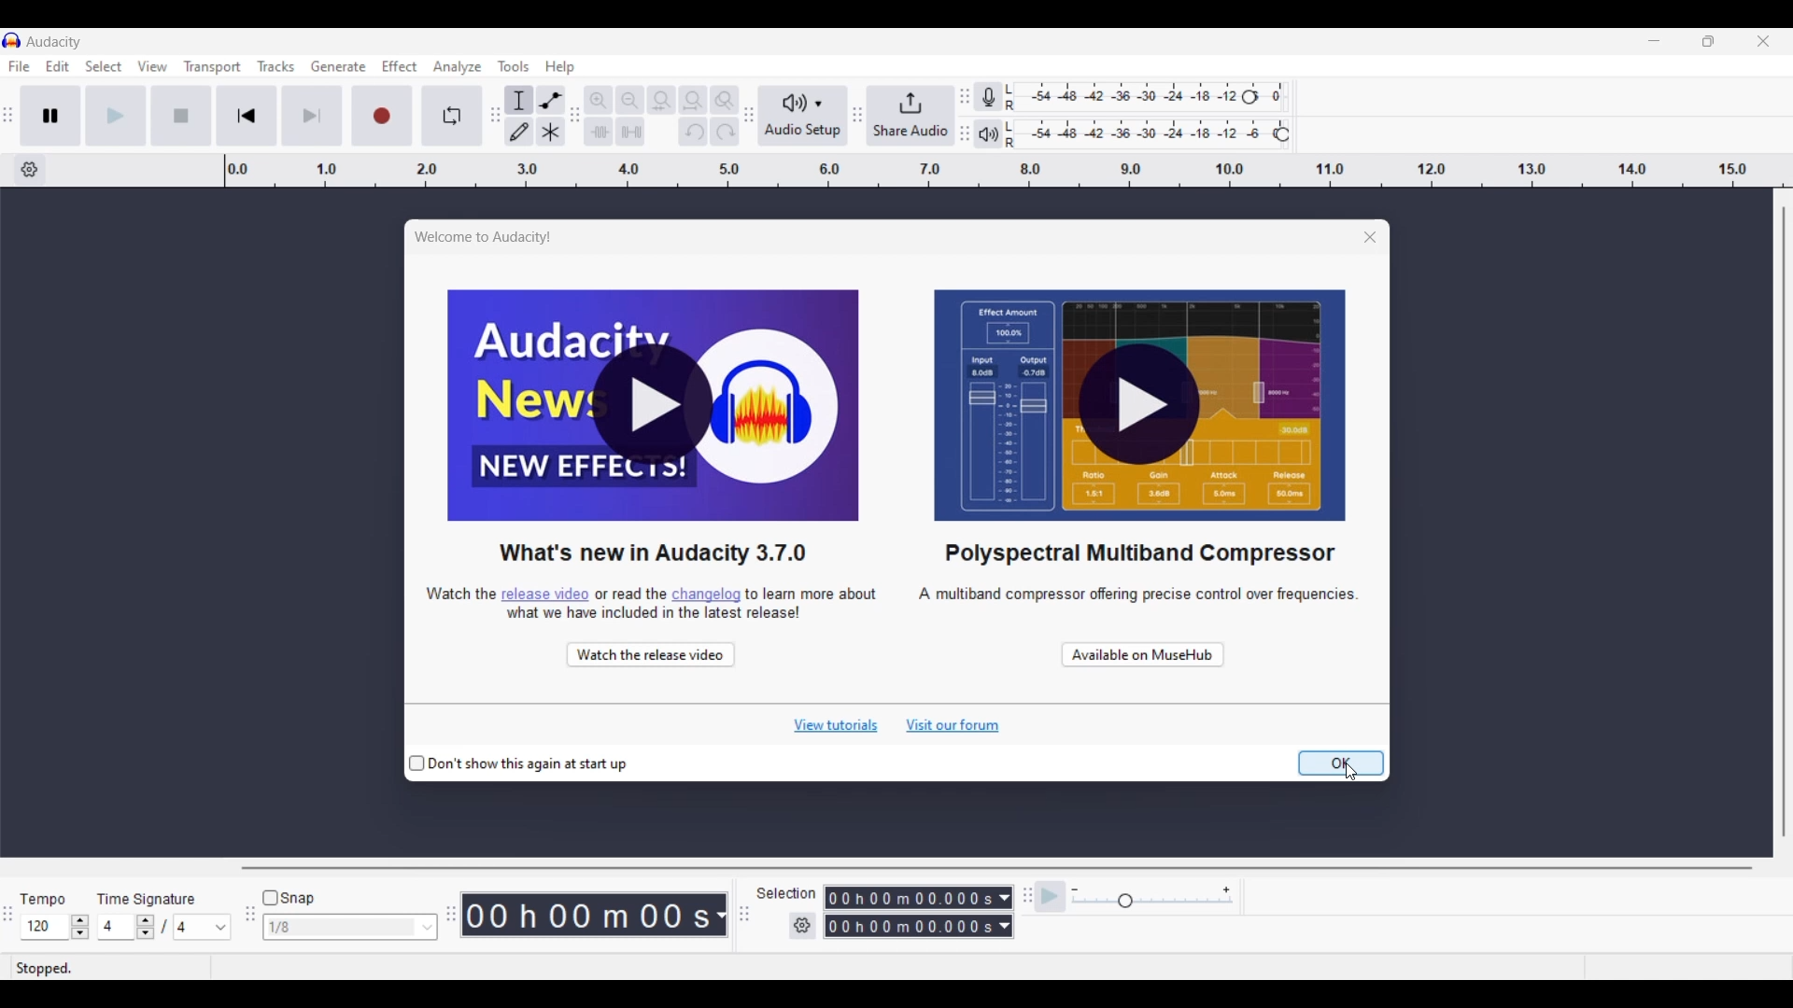 This screenshot has height=1008, width=1793. What do you see at coordinates (339, 66) in the screenshot?
I see `Generate menu` at bounding box center [339, 66].